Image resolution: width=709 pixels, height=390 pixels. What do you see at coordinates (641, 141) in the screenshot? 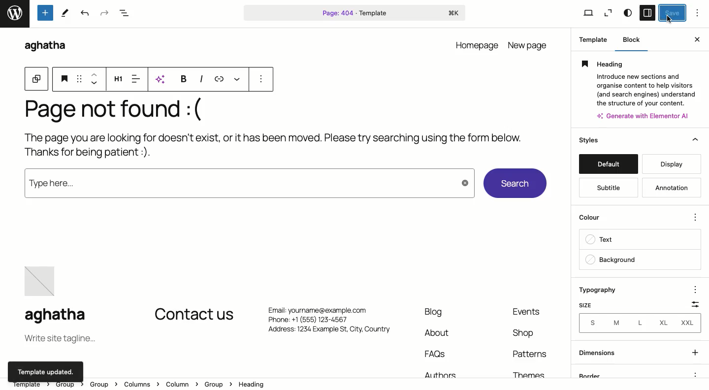
I see `Styles` at bounding box center [641, 141].